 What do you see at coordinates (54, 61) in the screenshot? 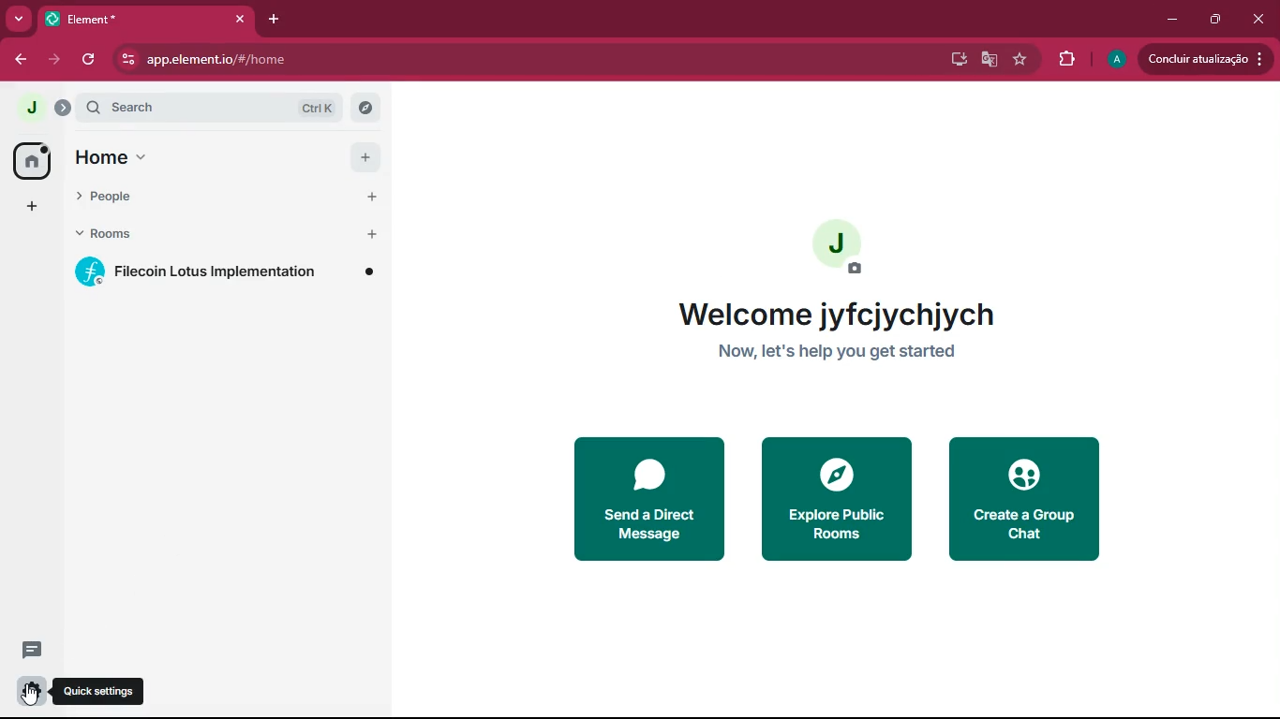
I see `forward` at bounding box center [54, 61].